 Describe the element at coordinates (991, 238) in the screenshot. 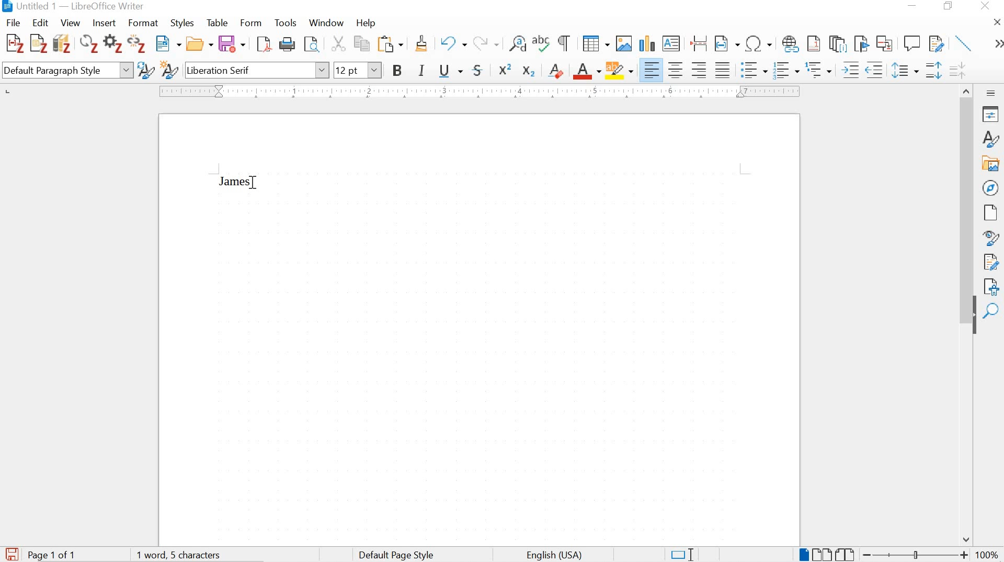

I see `style inspector` at that location.